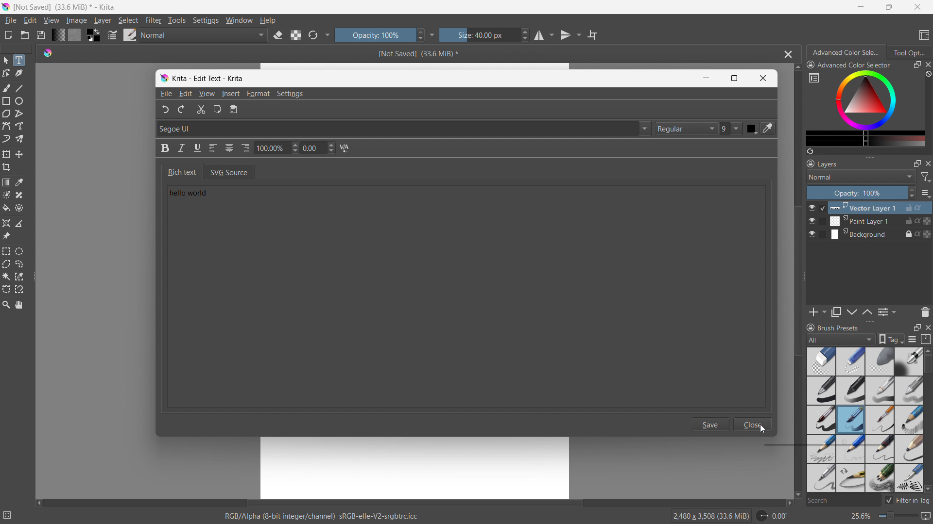 Image resolution: width=933 pixels, height=524 pixels. What do you see at coordinates (319, 148) in the screenshot?
I see `0.00` at bounding box center [319, 148].